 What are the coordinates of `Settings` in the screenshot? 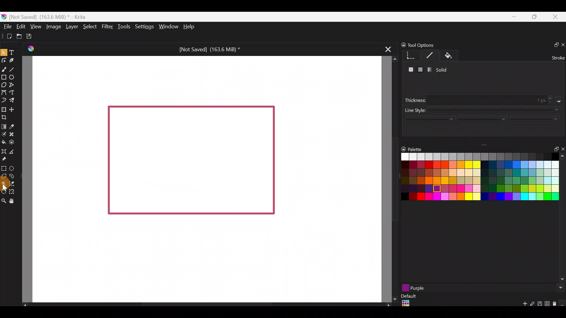 It's located at (143, 26).